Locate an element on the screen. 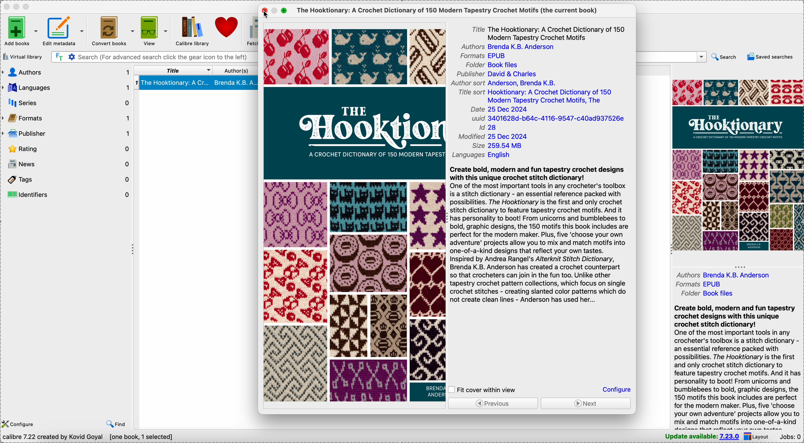 This screenshot has height=443, width=804. previous is located at coordinates (494, 403).